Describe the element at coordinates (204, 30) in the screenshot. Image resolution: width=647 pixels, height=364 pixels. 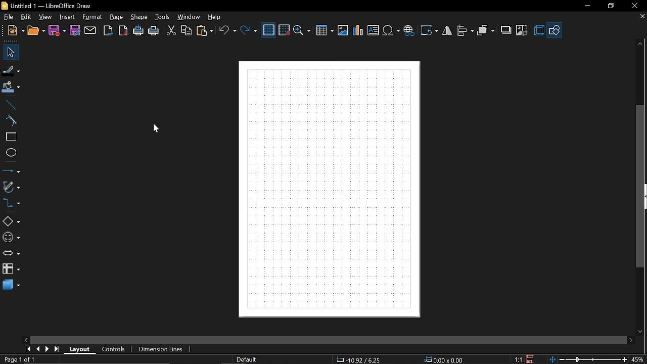
I see `paste` at that location.